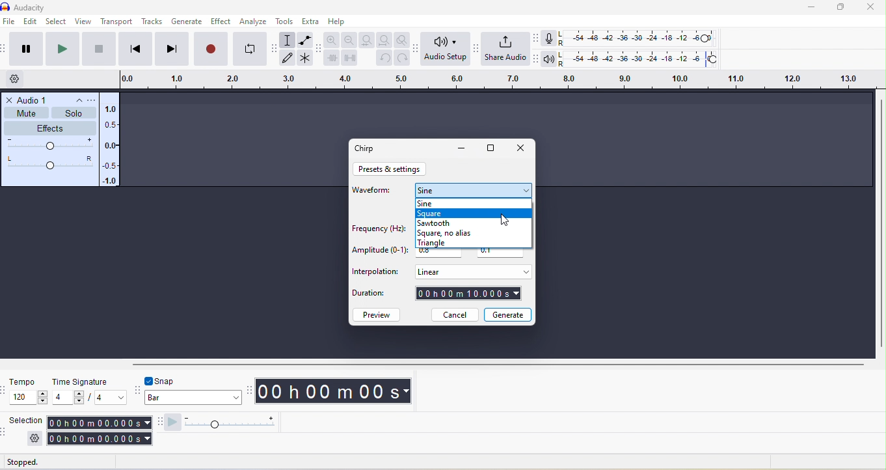 The height and width of the screenshot is (470, 886). I want to click on enable looping, so click(250, 48).